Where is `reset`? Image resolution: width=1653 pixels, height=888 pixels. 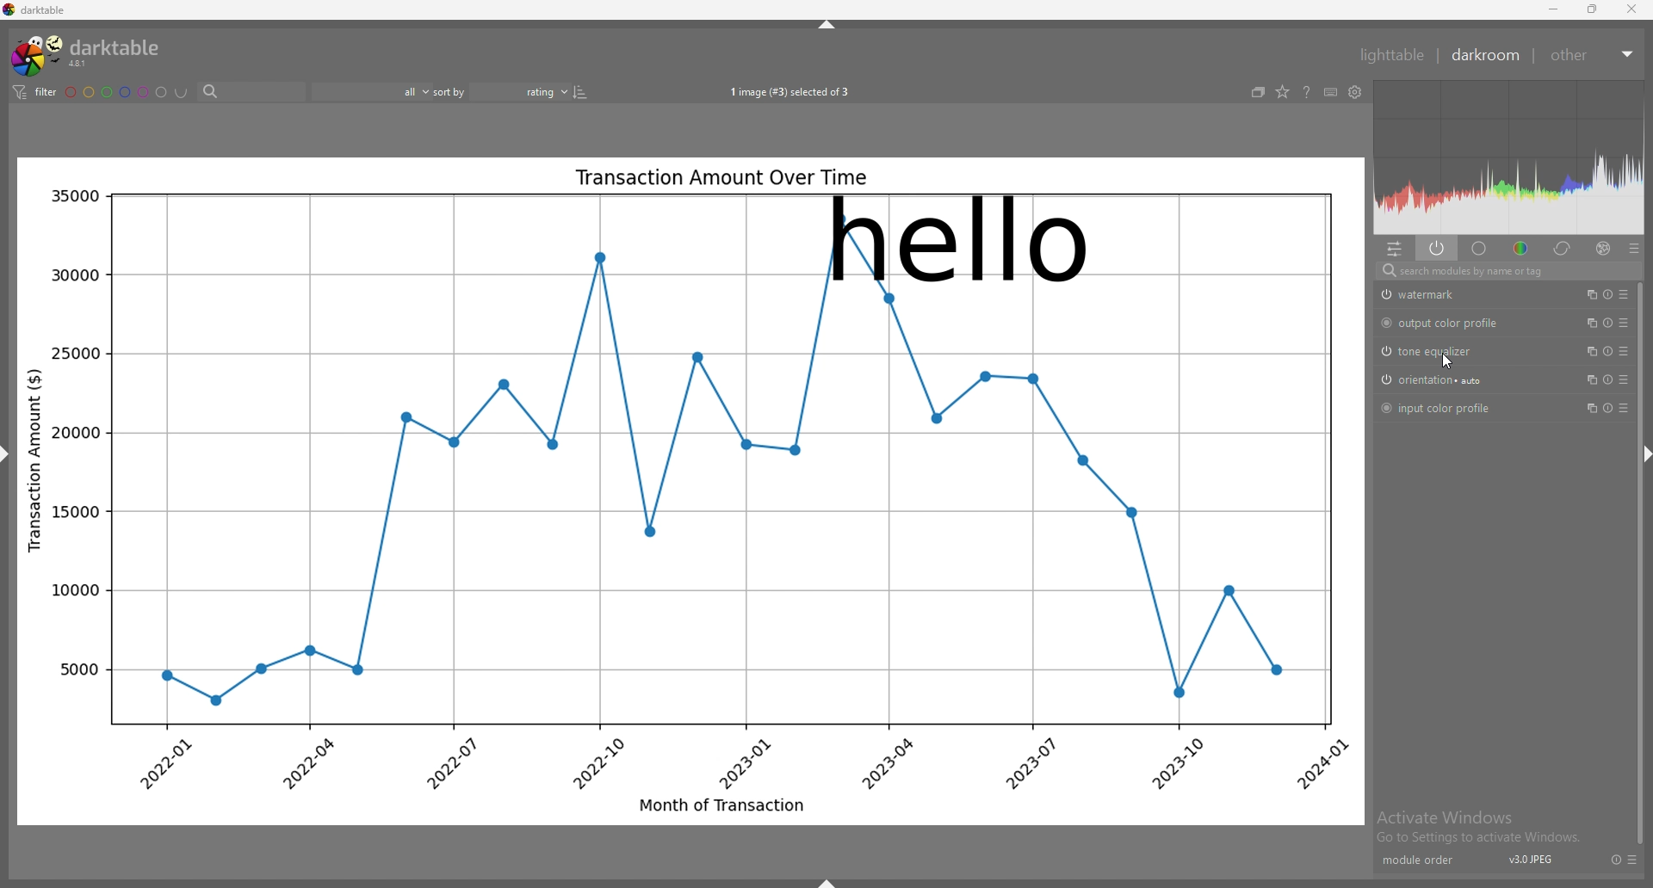 reset is located at coordinates (1613, 860).